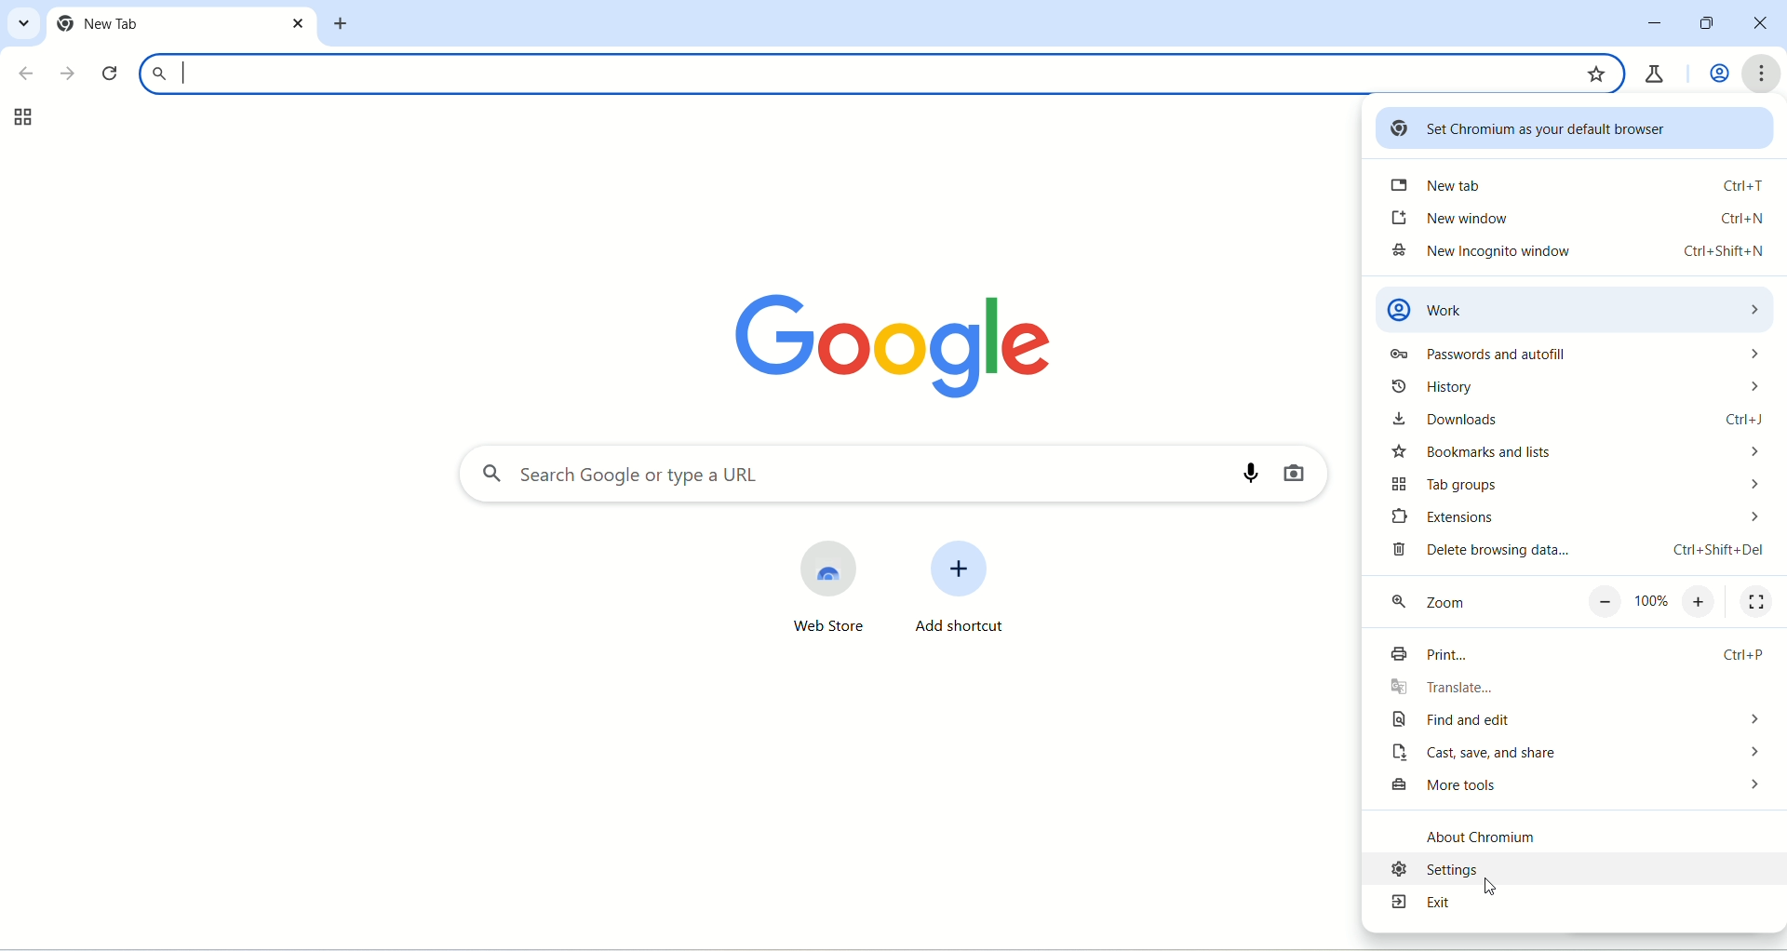 This screenshot has width=1787, height=951. I want to click on tab groups, so click(18, 118).